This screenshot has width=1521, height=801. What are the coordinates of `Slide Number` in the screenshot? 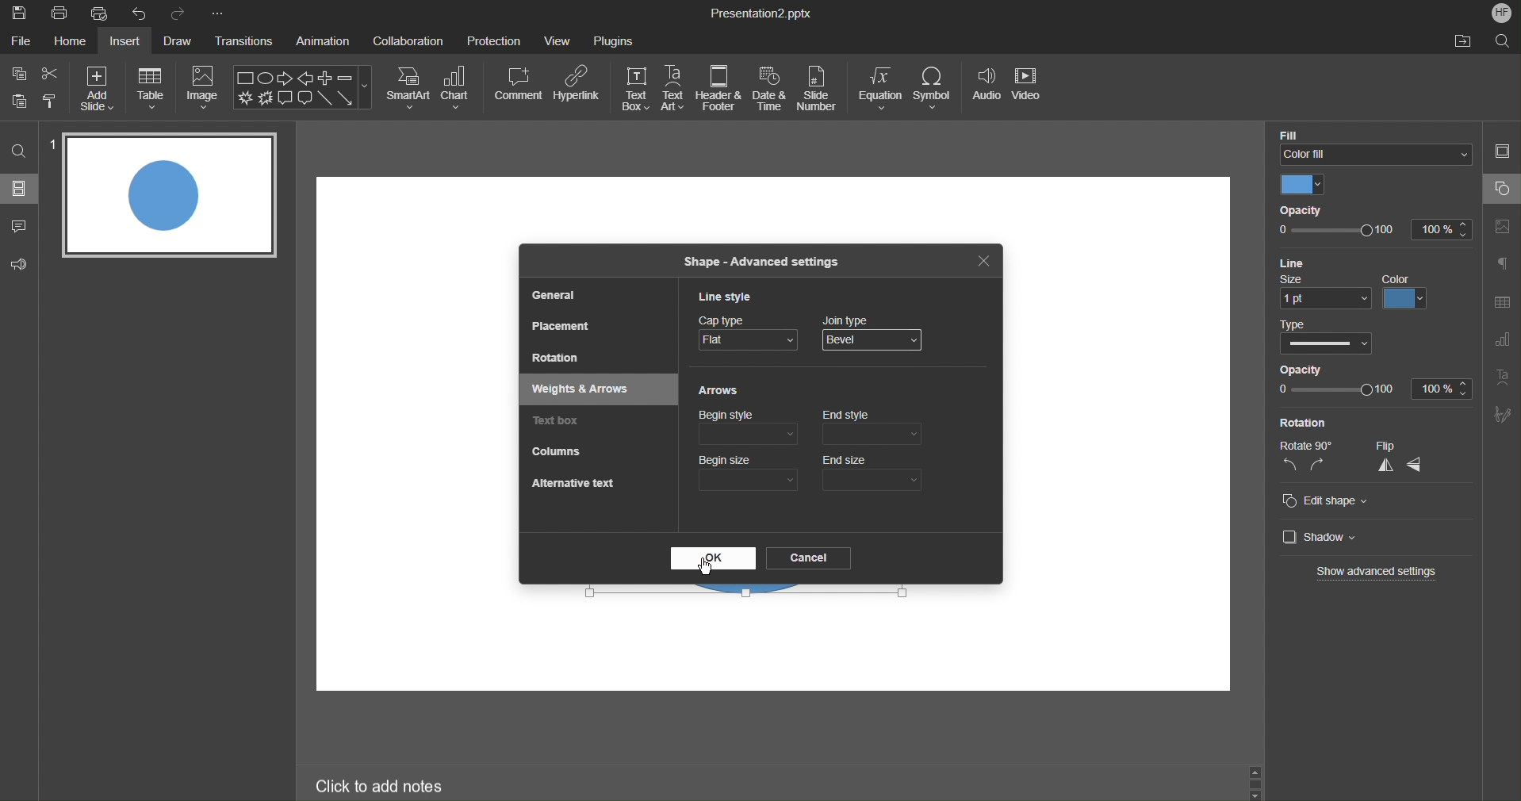 It's located at (820, 90).